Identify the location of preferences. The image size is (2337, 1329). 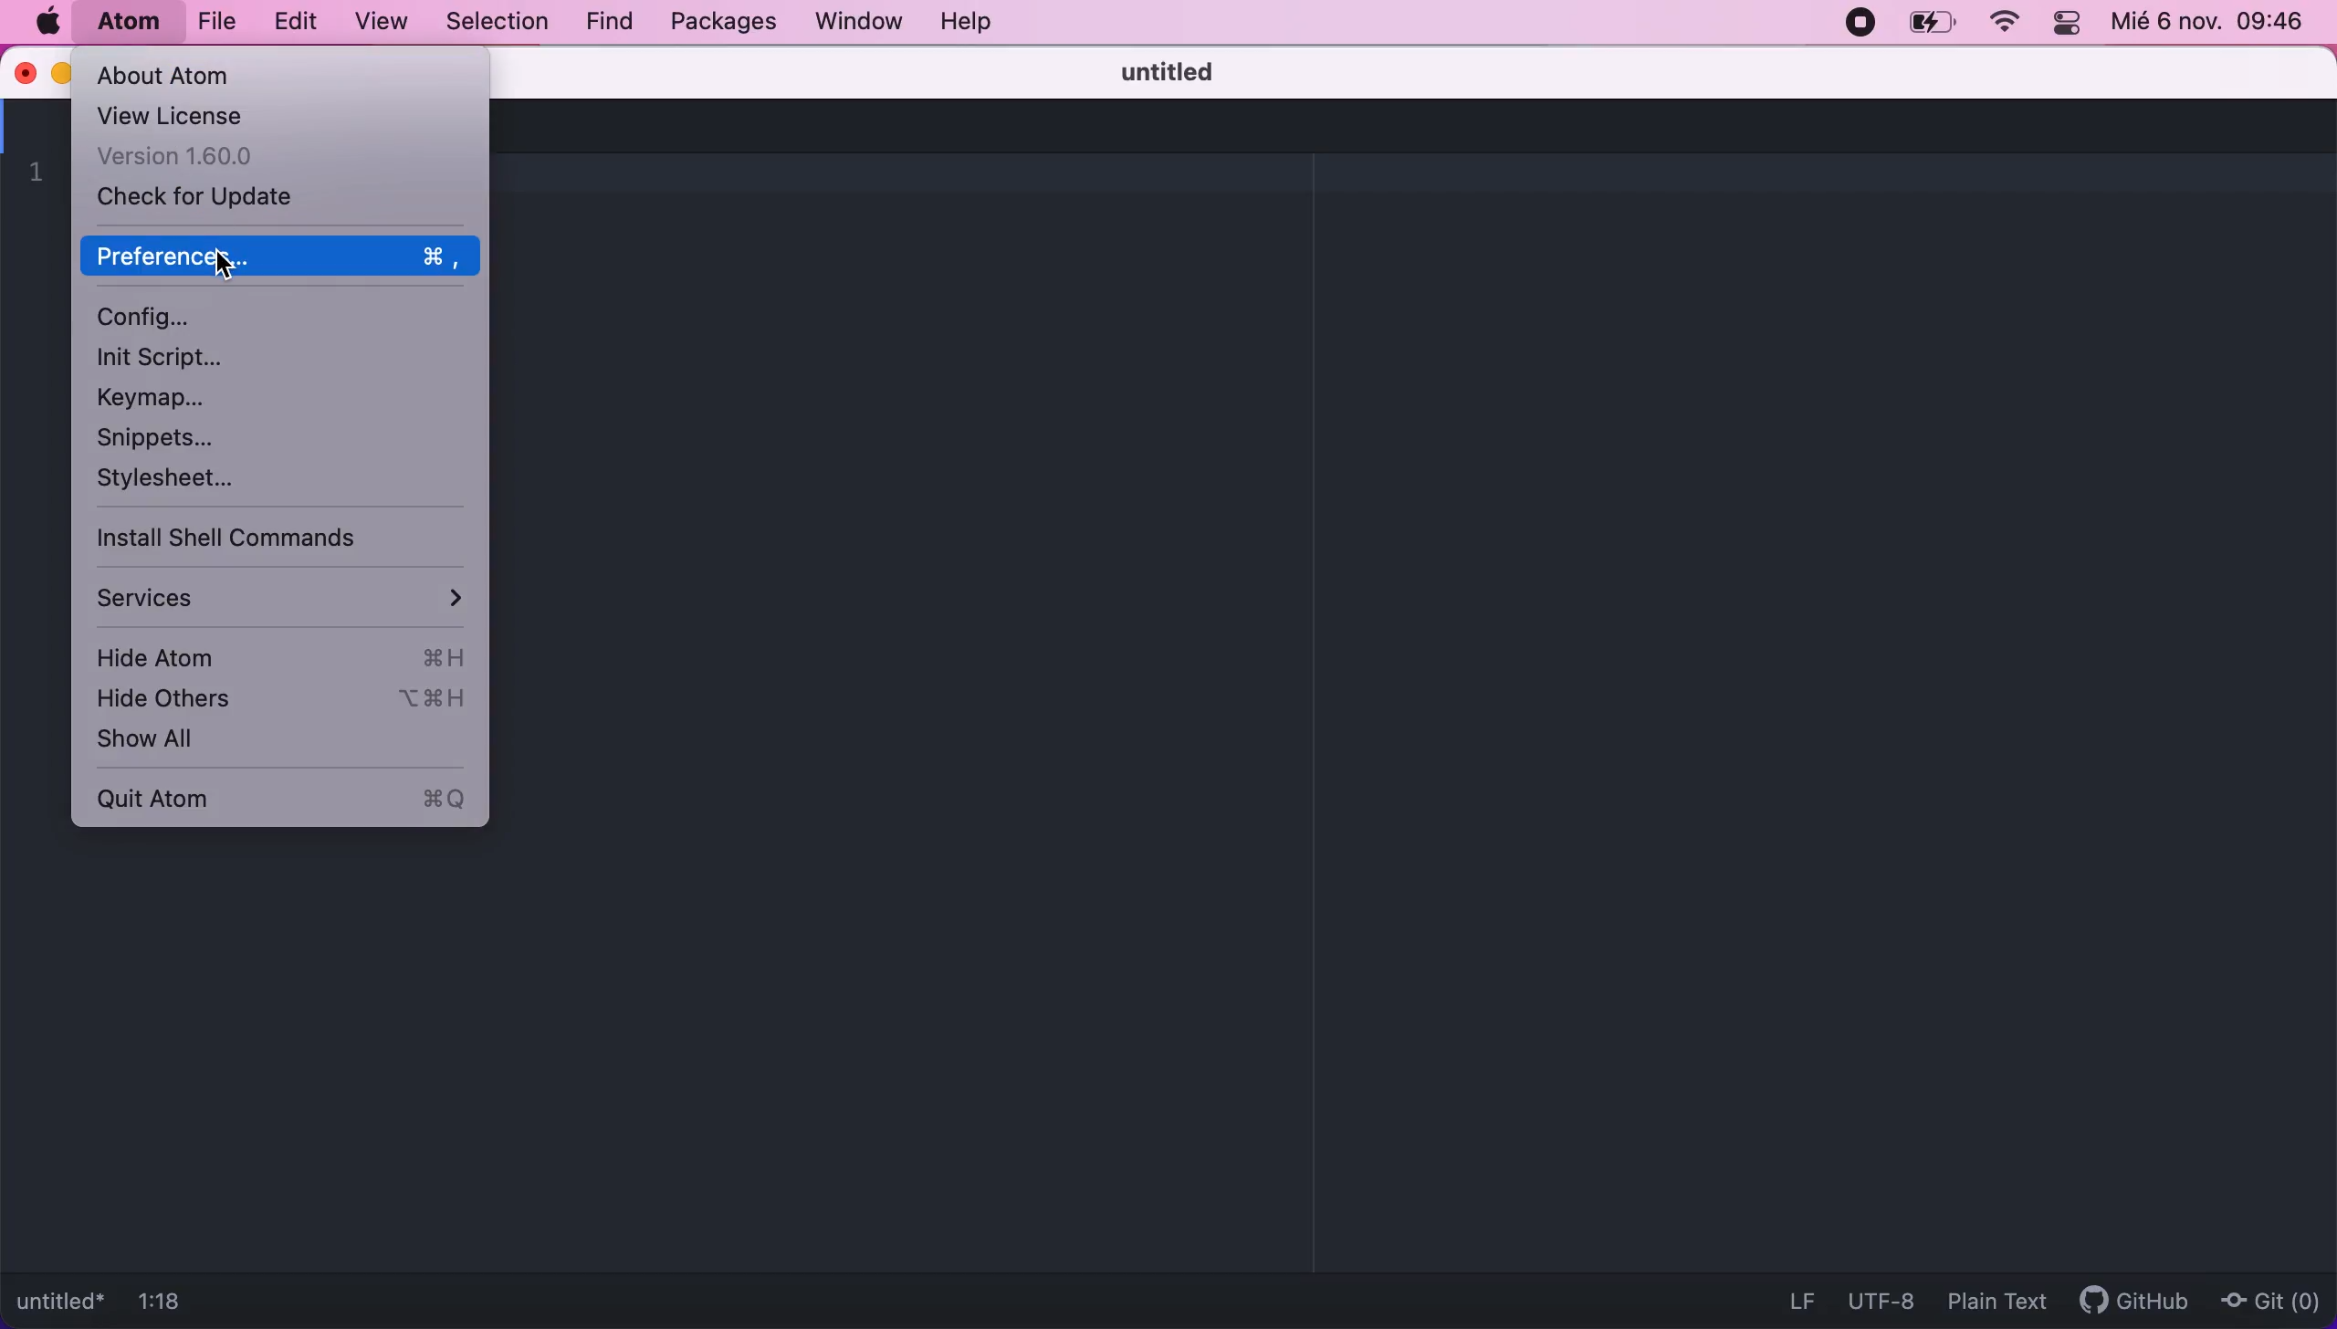
(288, 256).